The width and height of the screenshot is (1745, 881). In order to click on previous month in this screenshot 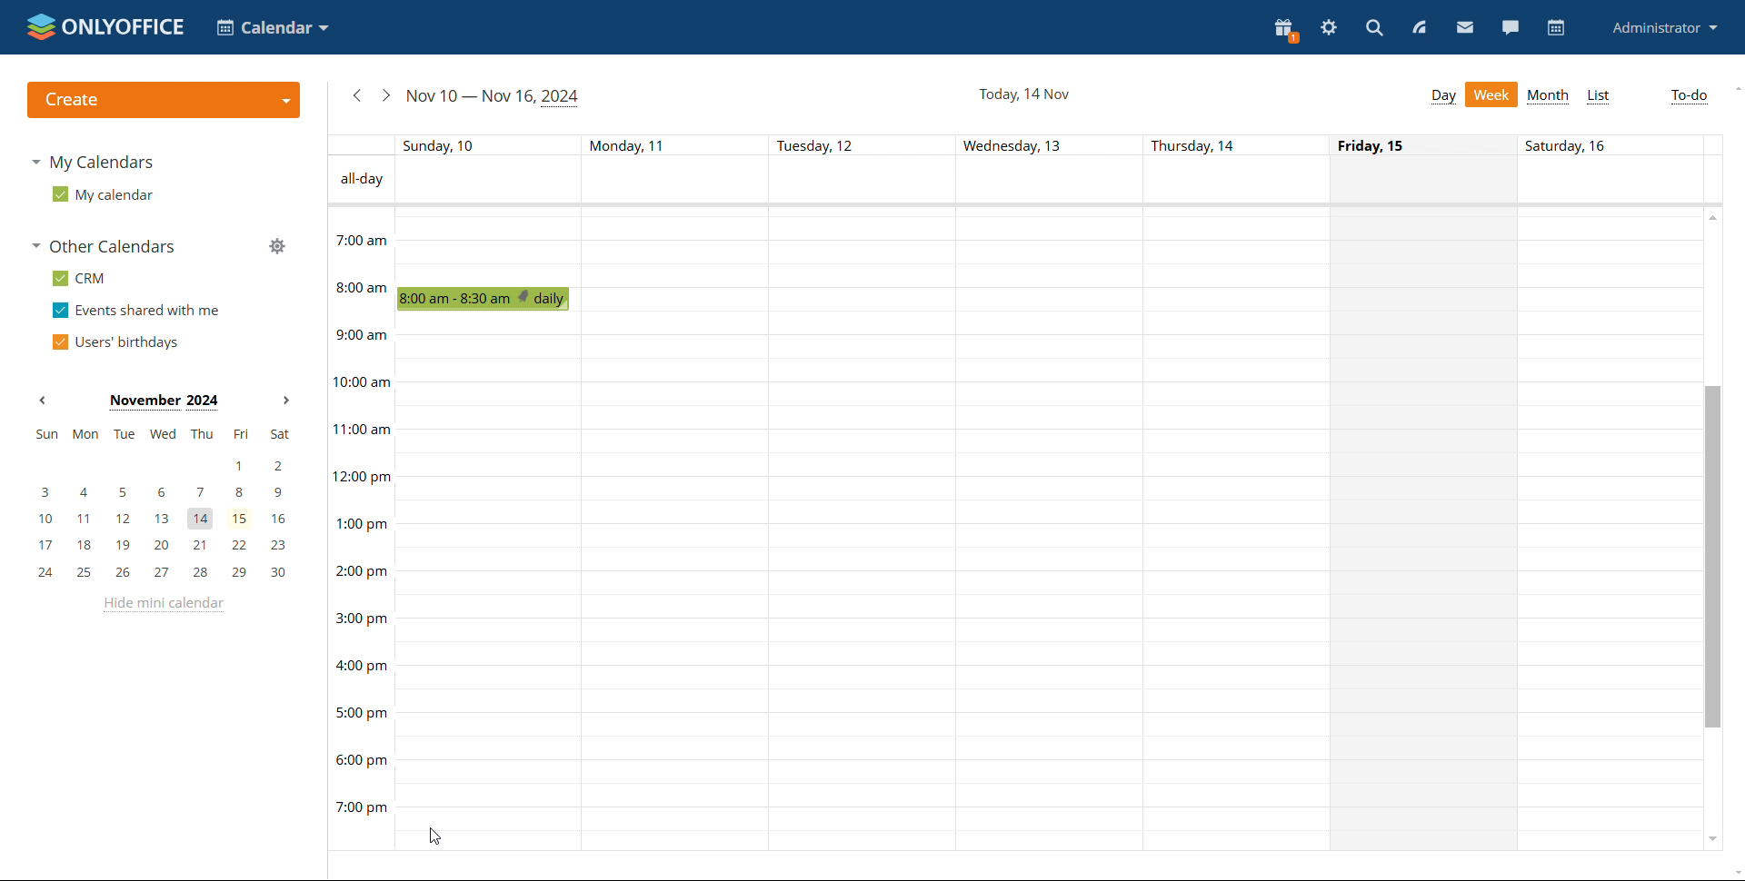, I will do `click(42, 401)`.